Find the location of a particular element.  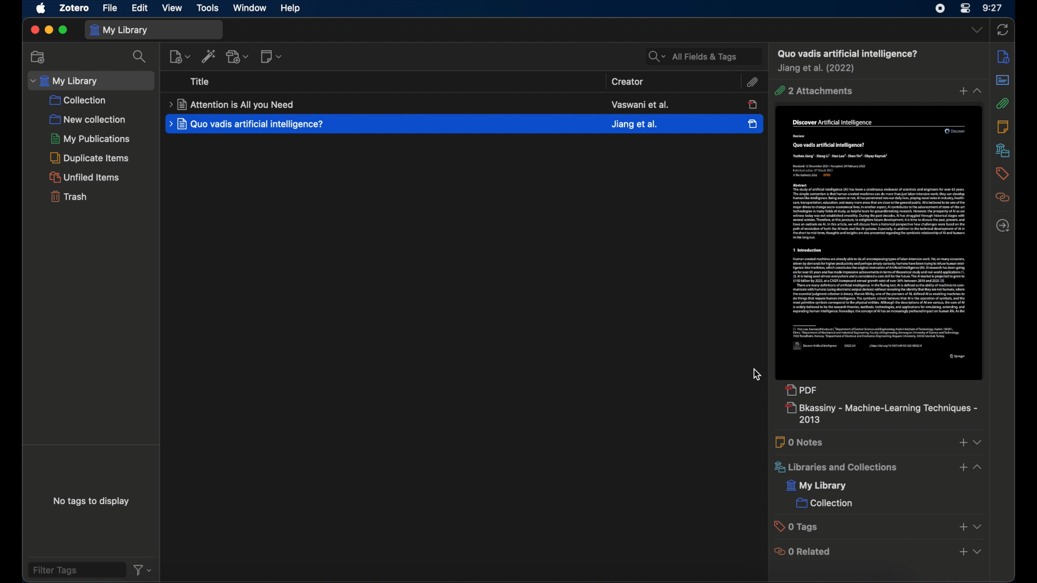

new collection is located at coordinates (88, 119).